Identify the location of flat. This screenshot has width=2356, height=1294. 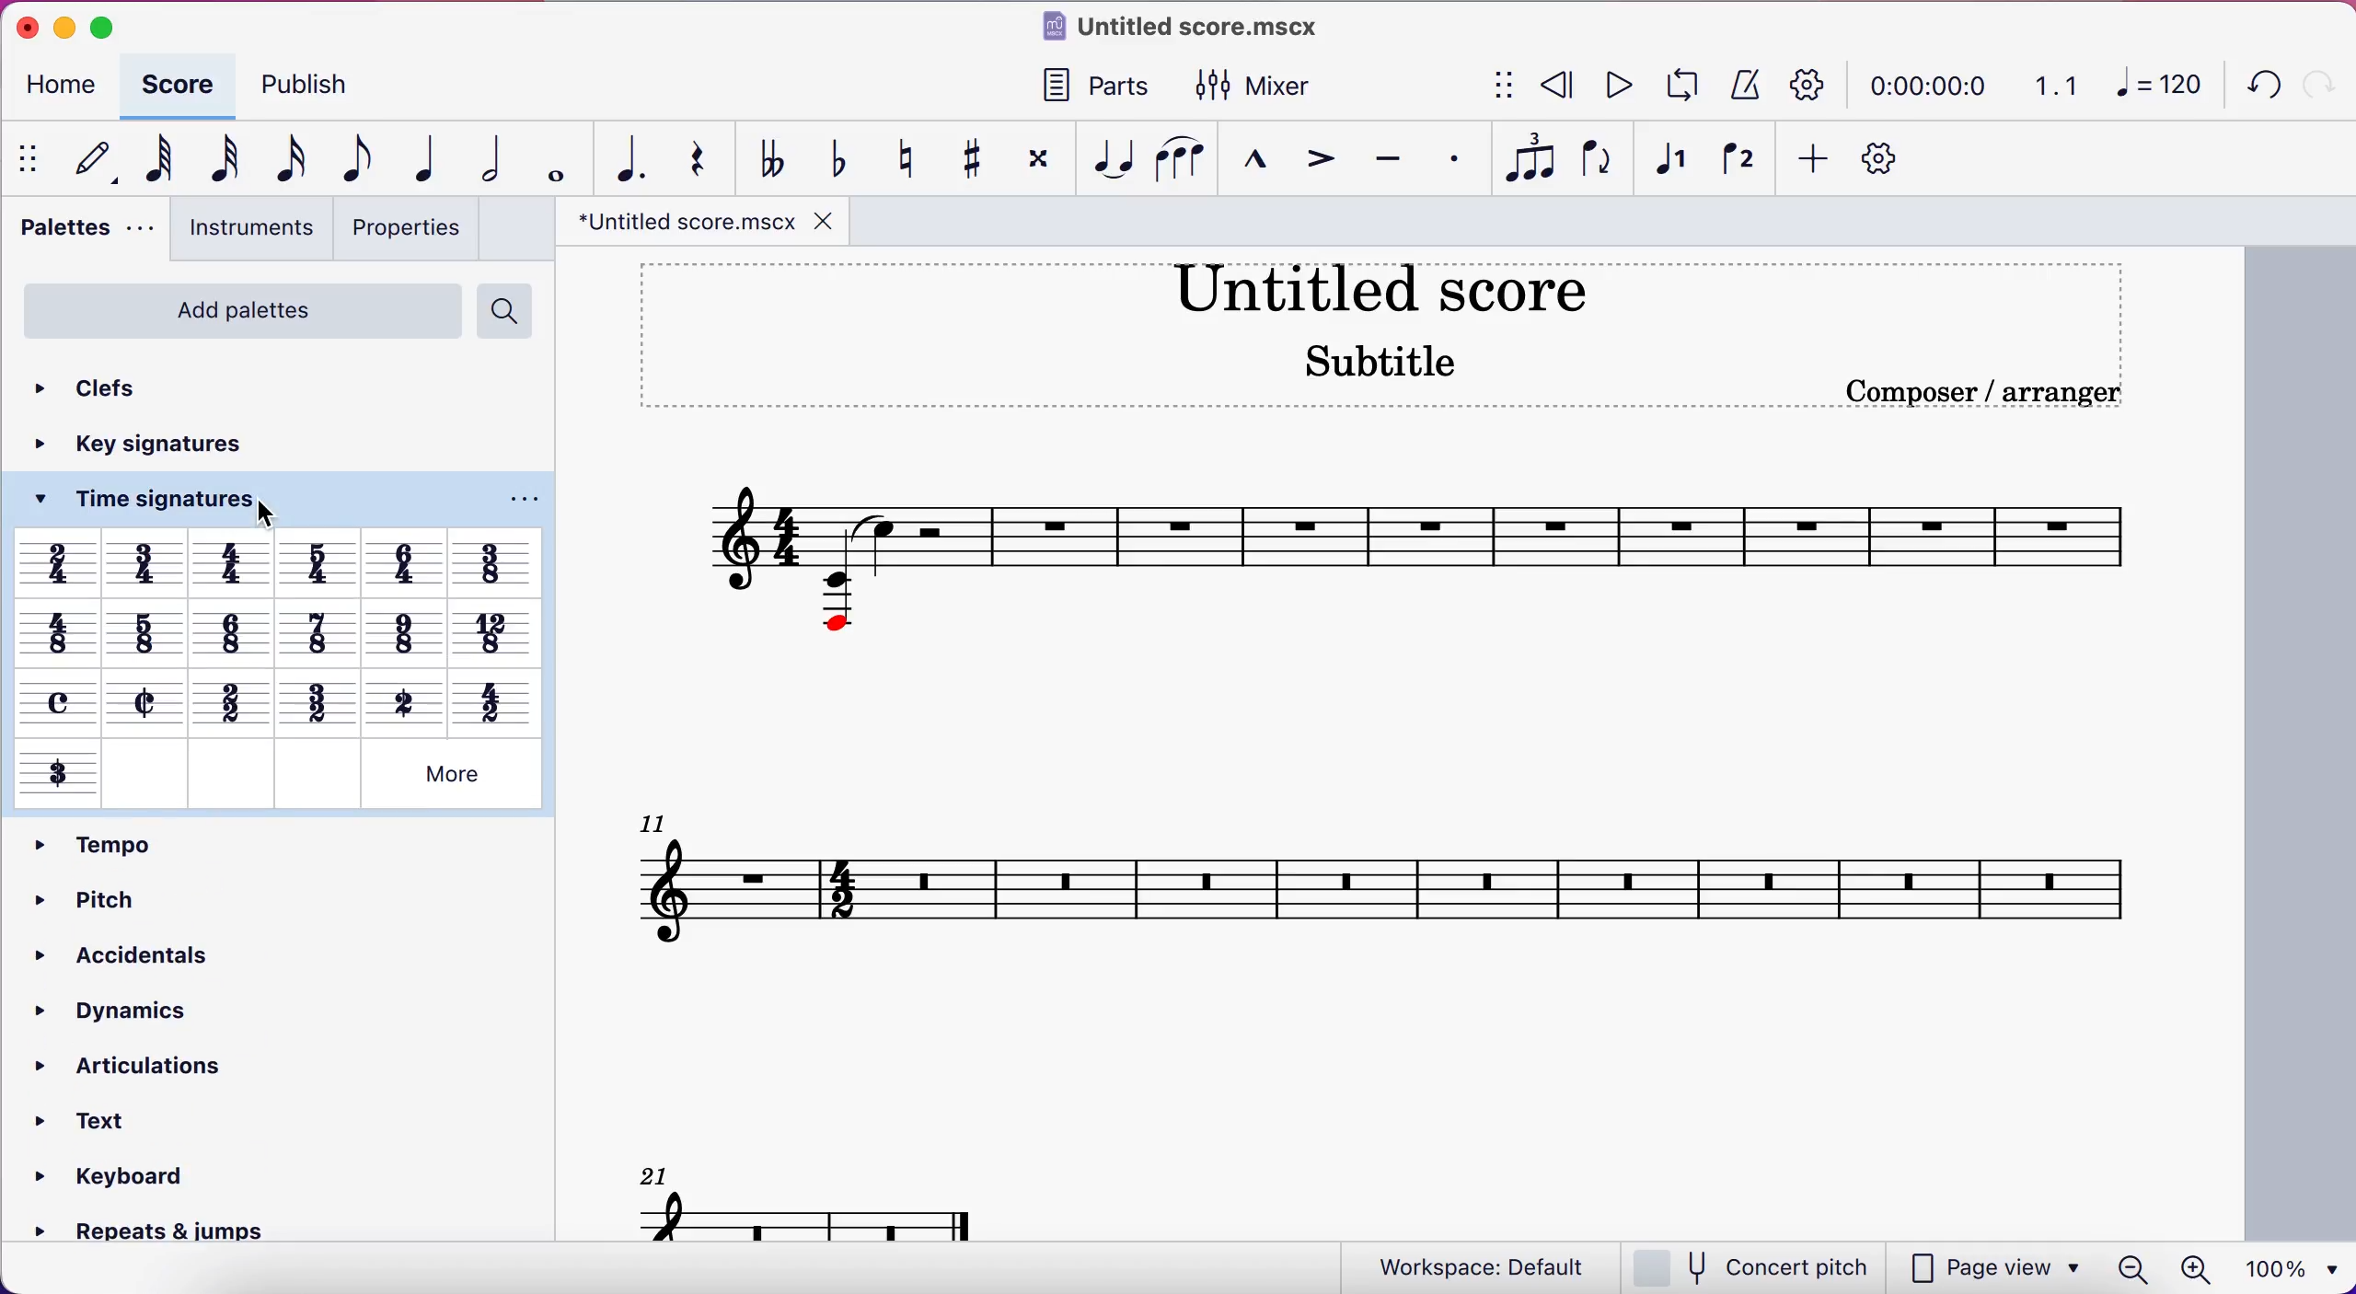
(764, 156).